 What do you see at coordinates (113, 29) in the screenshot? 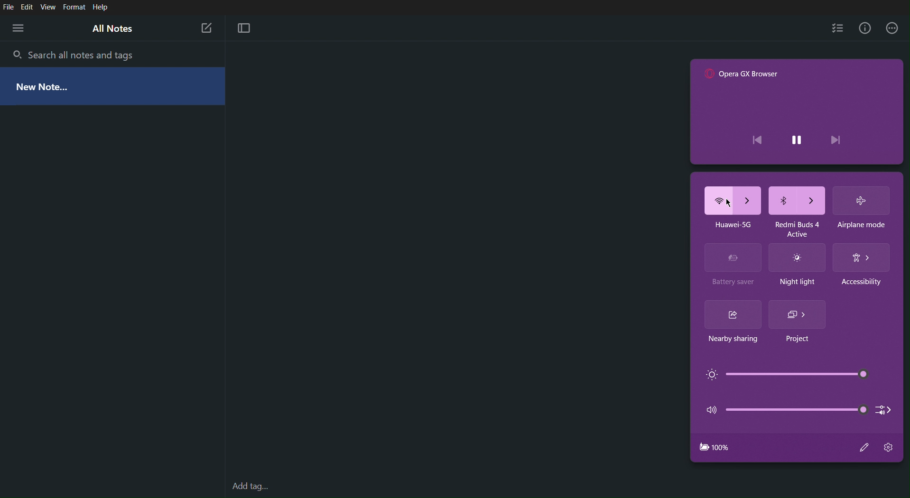
I see `All Notes` at bounding box center [113, 29].